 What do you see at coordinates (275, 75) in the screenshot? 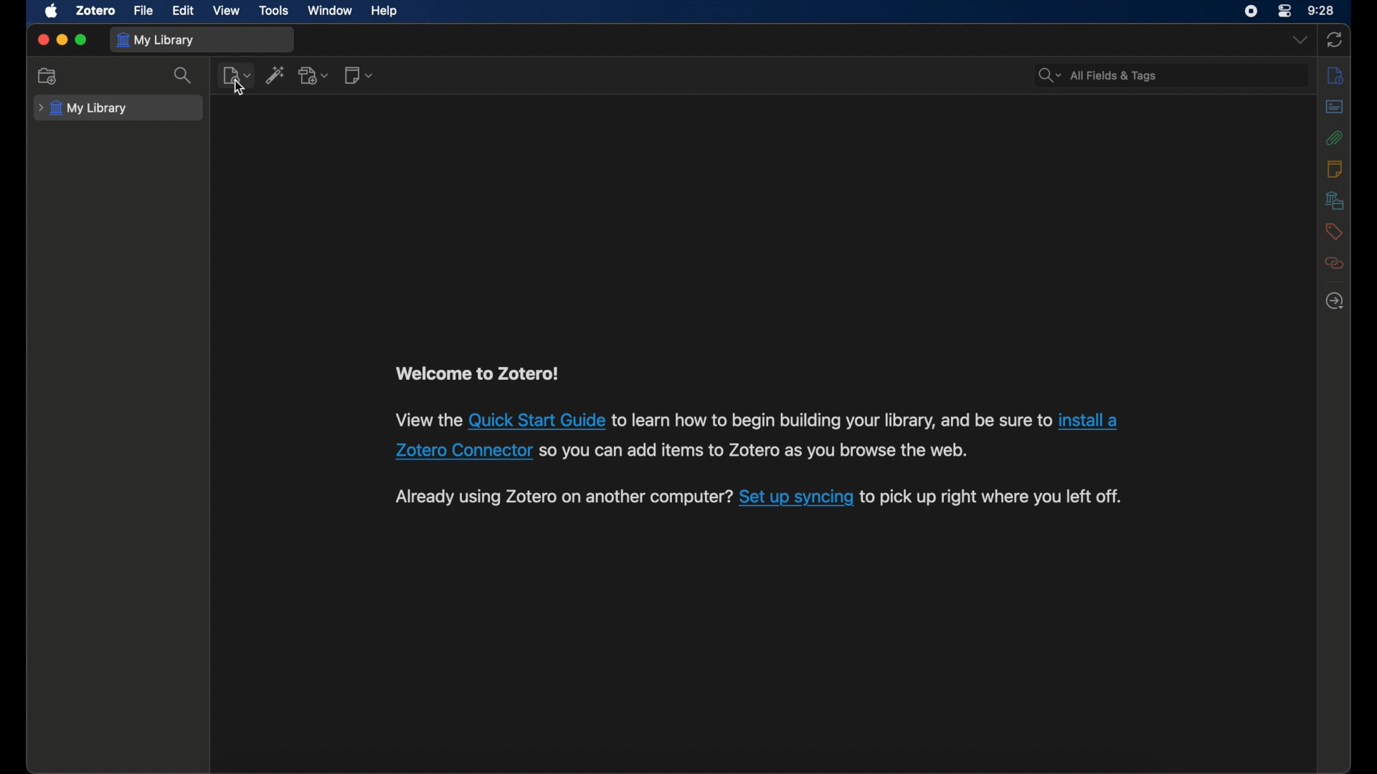
I see `add item by identifier` at bounding box center [275, 75].